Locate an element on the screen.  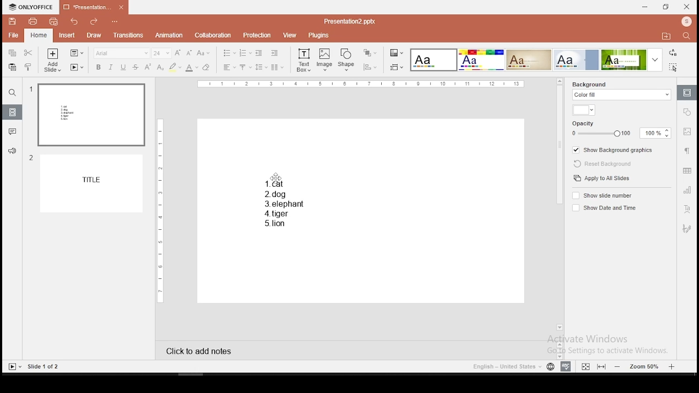
comments is located at coordinates (11, 132).